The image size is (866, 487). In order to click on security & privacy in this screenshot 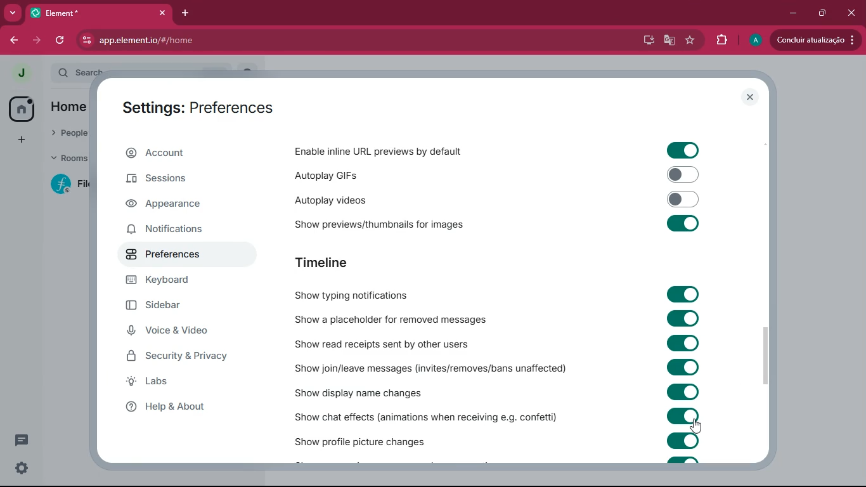, I will do `click(184, 356)`.